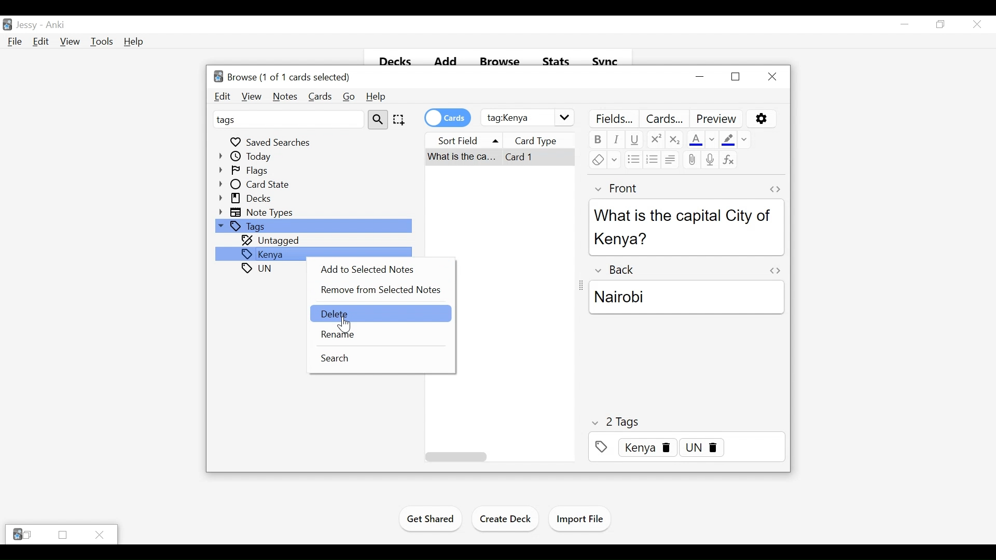 The width and height of the screenshot is (996, 560). What do you see at coordinates (771, 76) in the screenshot?
I see `Close` at bounding box center [771, 76].